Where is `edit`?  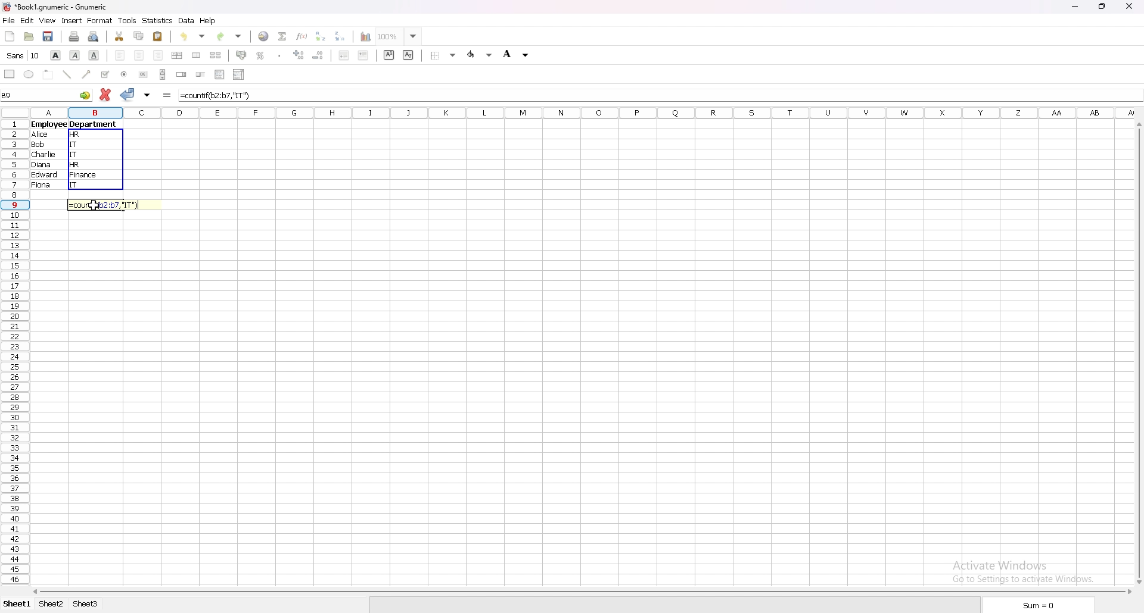 edit is located at coordinates (28, 20).